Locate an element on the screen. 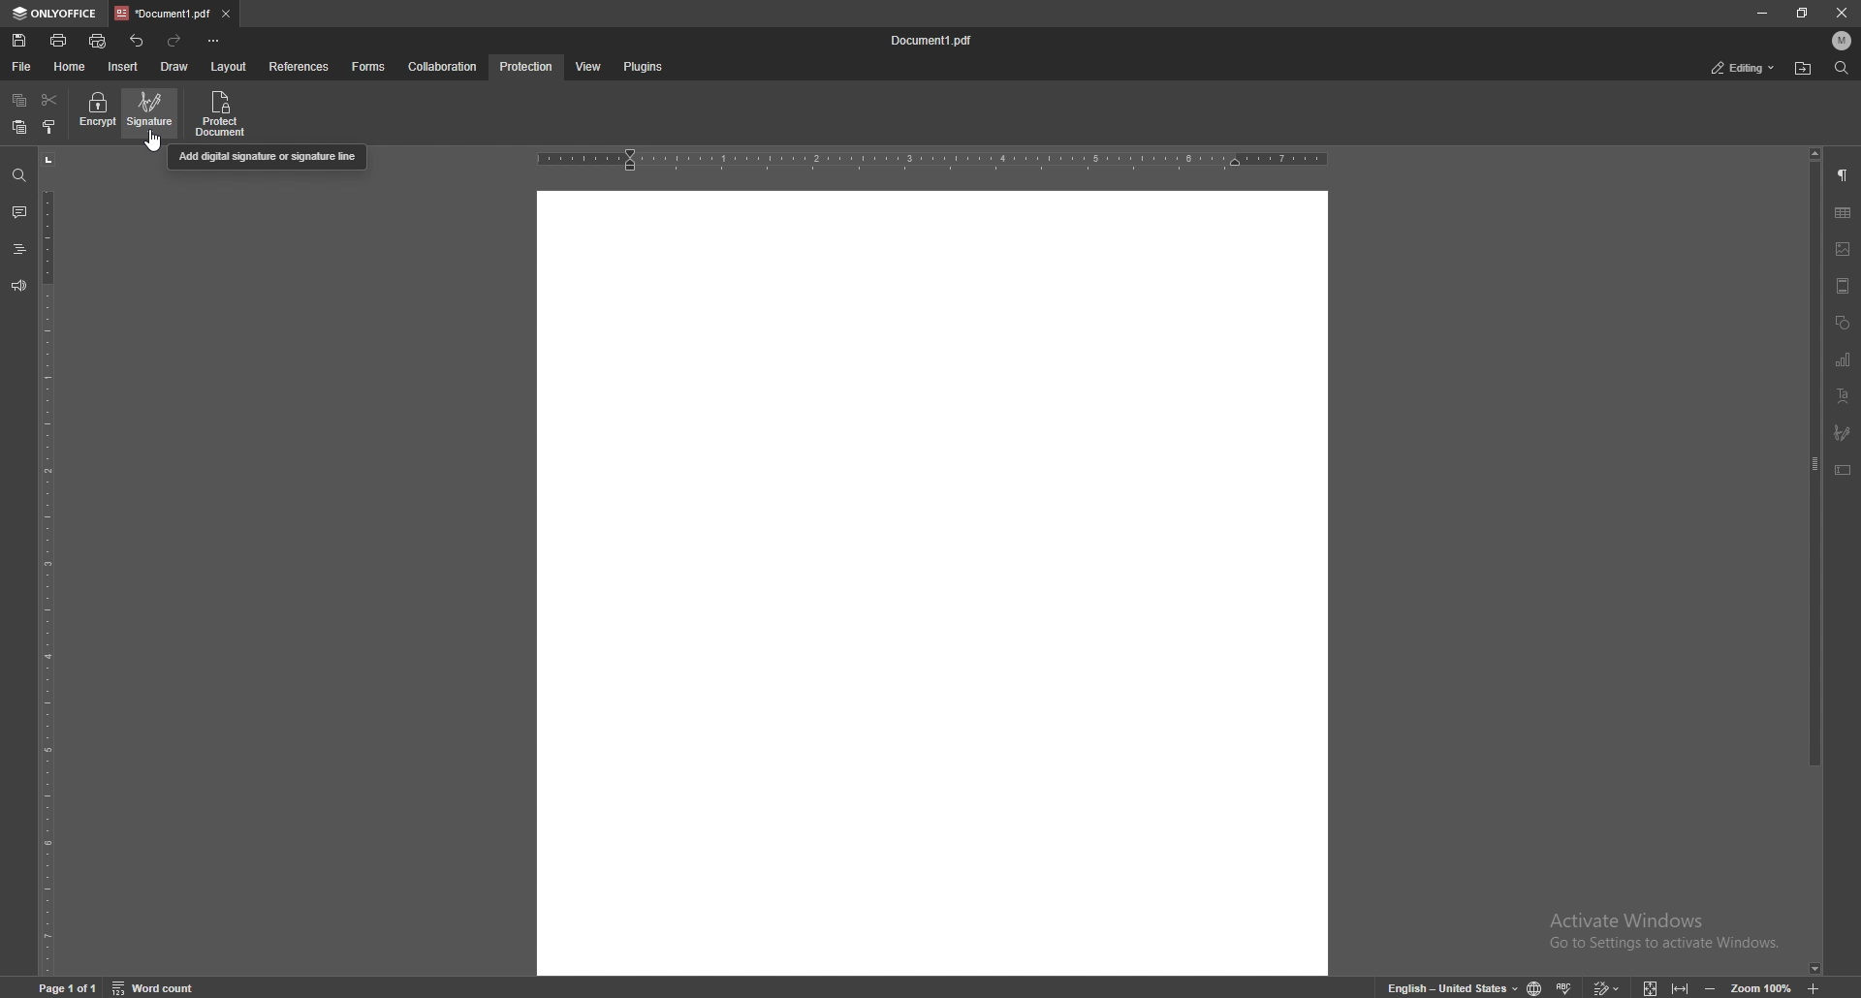 The width and height of the screenshot is (1861, 998). insert is located at coordinates (125, 67).